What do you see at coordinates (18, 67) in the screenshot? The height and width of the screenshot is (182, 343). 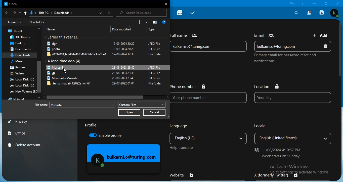 I see `pictures` at bounding box center [18, 67].